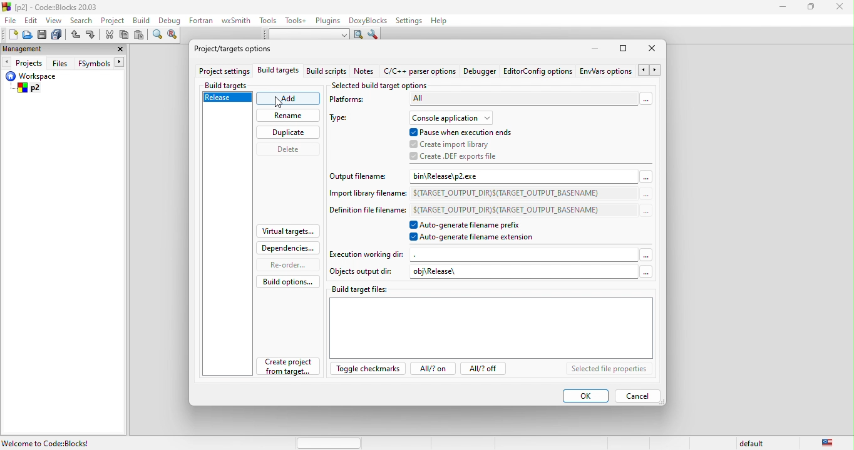  I want to click on maximize, so click(623, 48).